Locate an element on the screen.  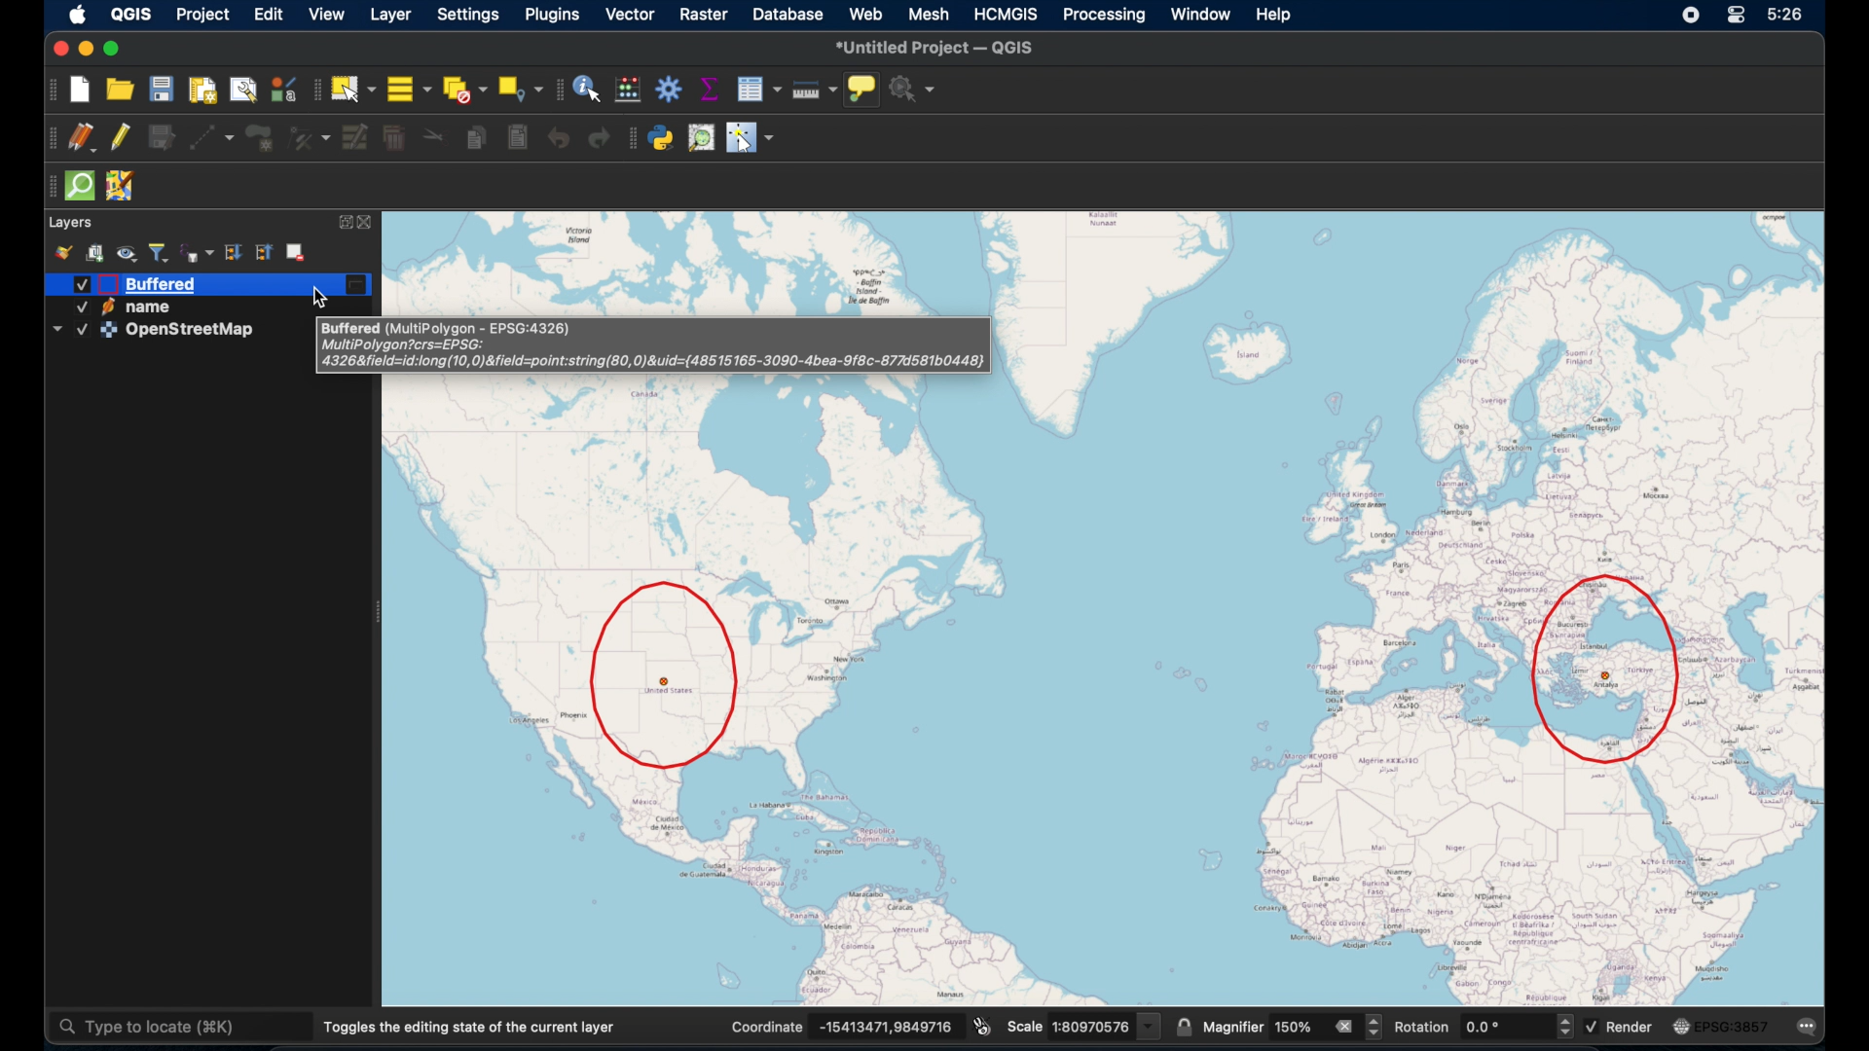
attributes toolbar is located at coordinates (557, 90).